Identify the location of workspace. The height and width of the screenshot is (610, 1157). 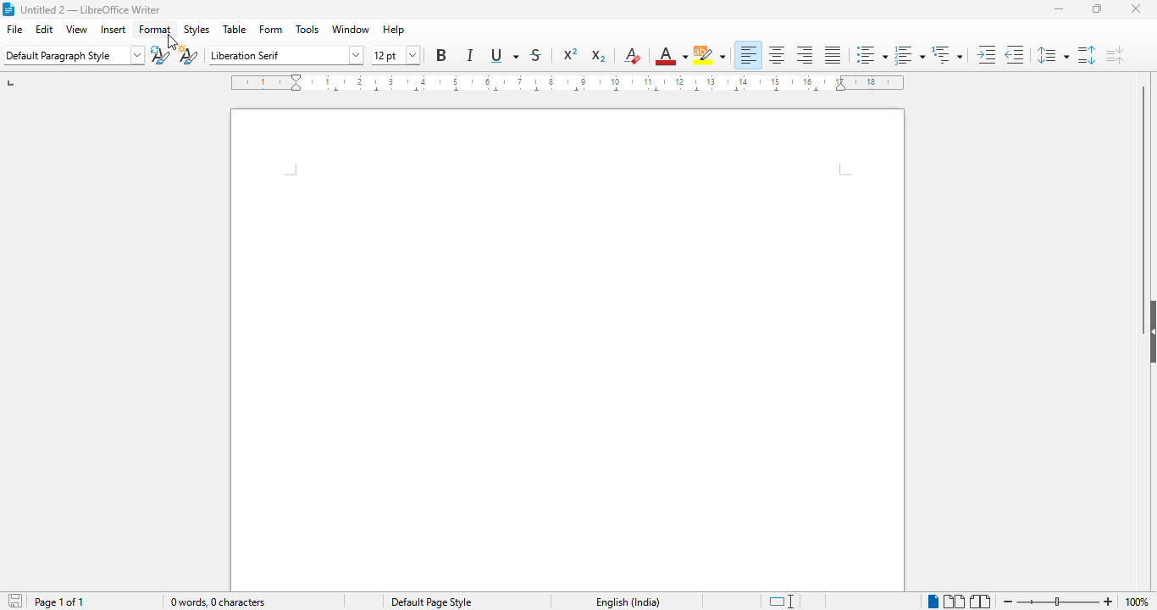
(568, 348).